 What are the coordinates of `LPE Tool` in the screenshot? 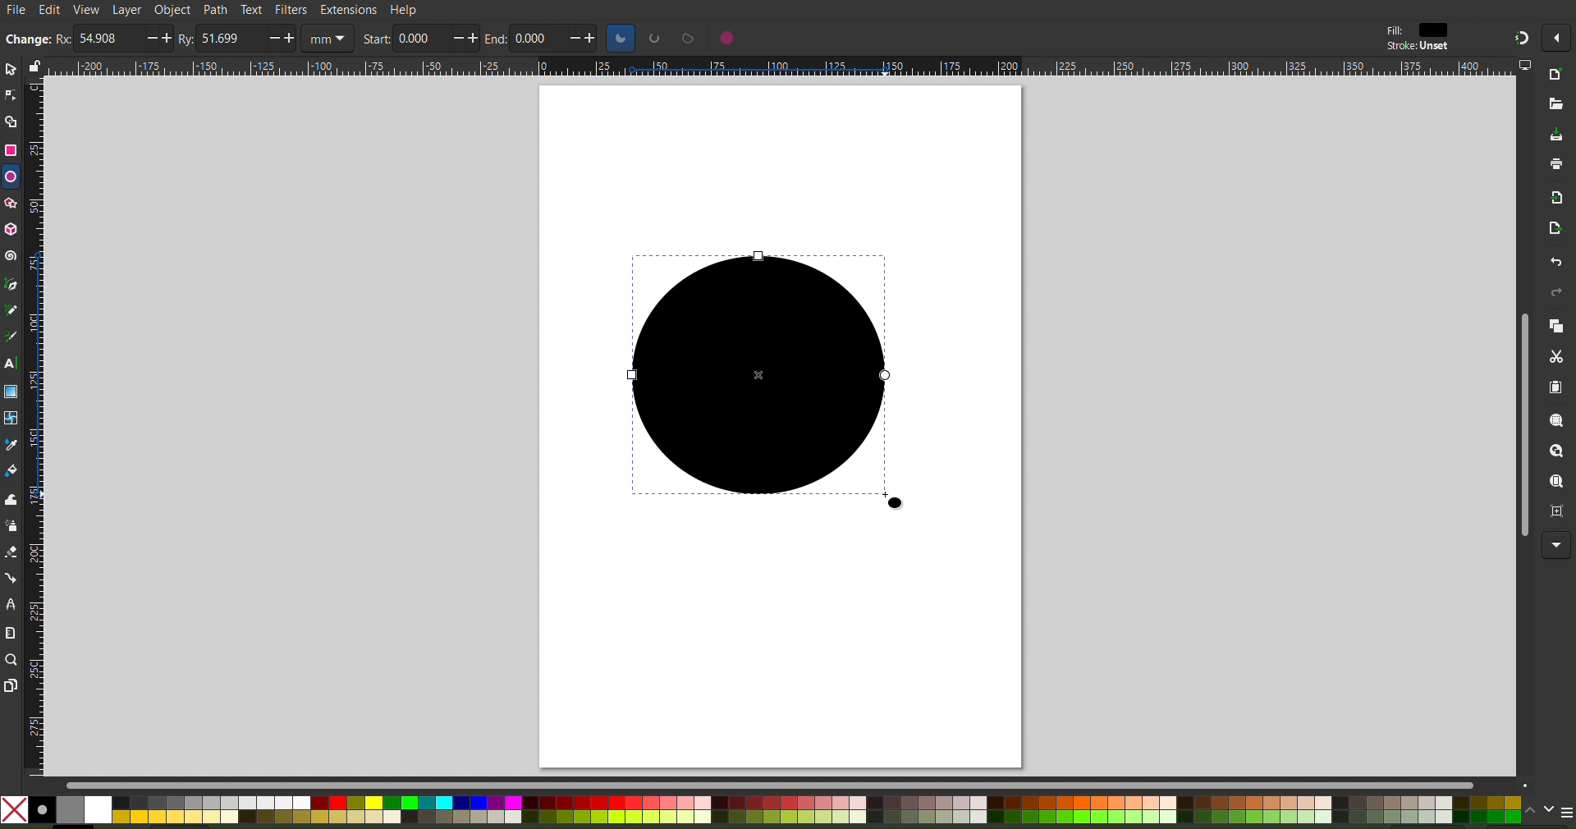 It's located at (11, 604).